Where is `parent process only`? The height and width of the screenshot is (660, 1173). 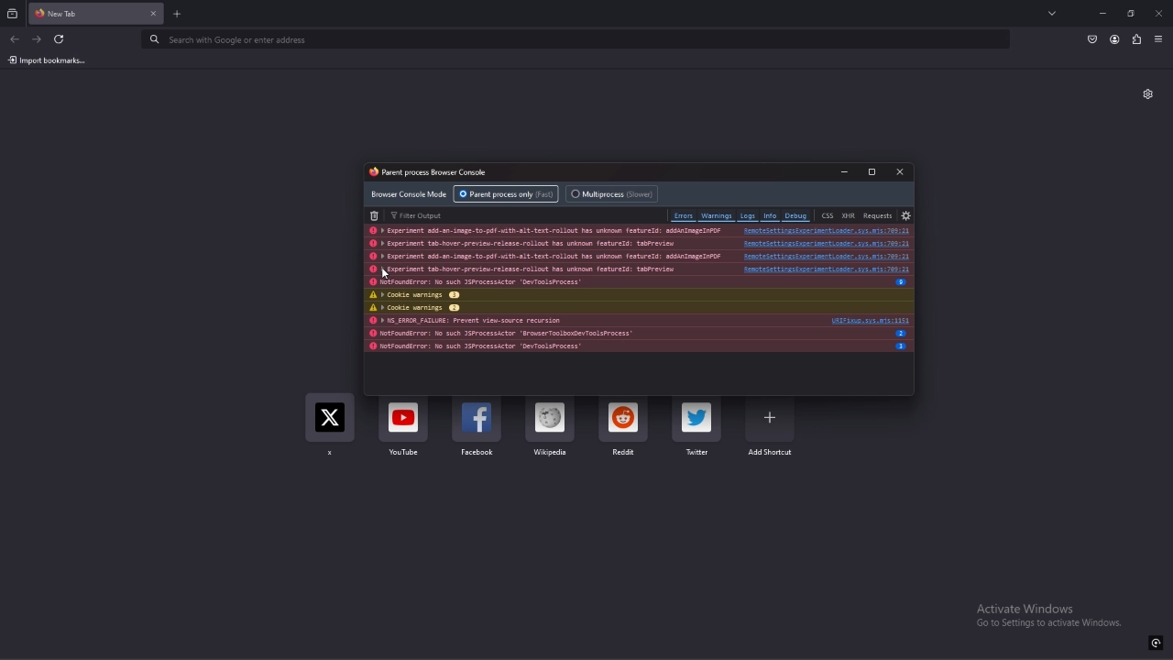
parent process only is located at coordinates (506, 193).